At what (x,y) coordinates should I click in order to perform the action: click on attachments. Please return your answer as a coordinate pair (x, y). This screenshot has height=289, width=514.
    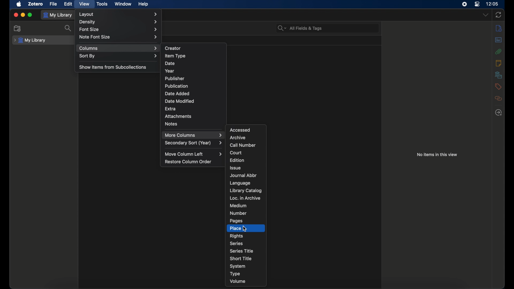
    Looking at the image, I should click on (498, 51).